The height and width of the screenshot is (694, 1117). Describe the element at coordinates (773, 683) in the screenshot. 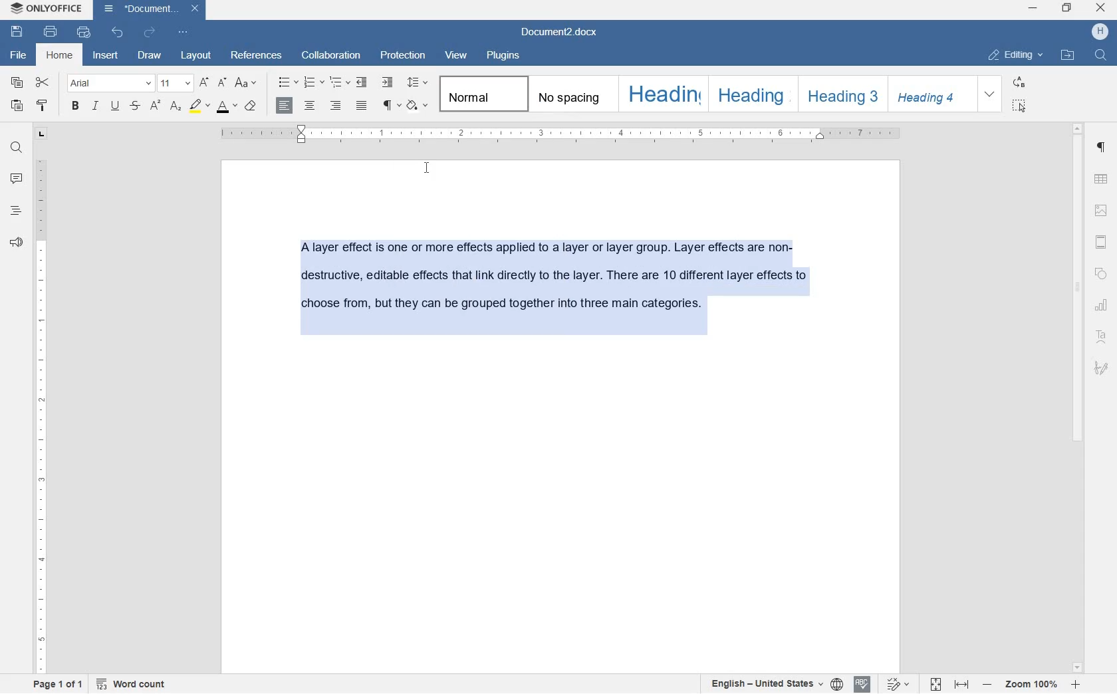

I see `set text or document language` at that location.